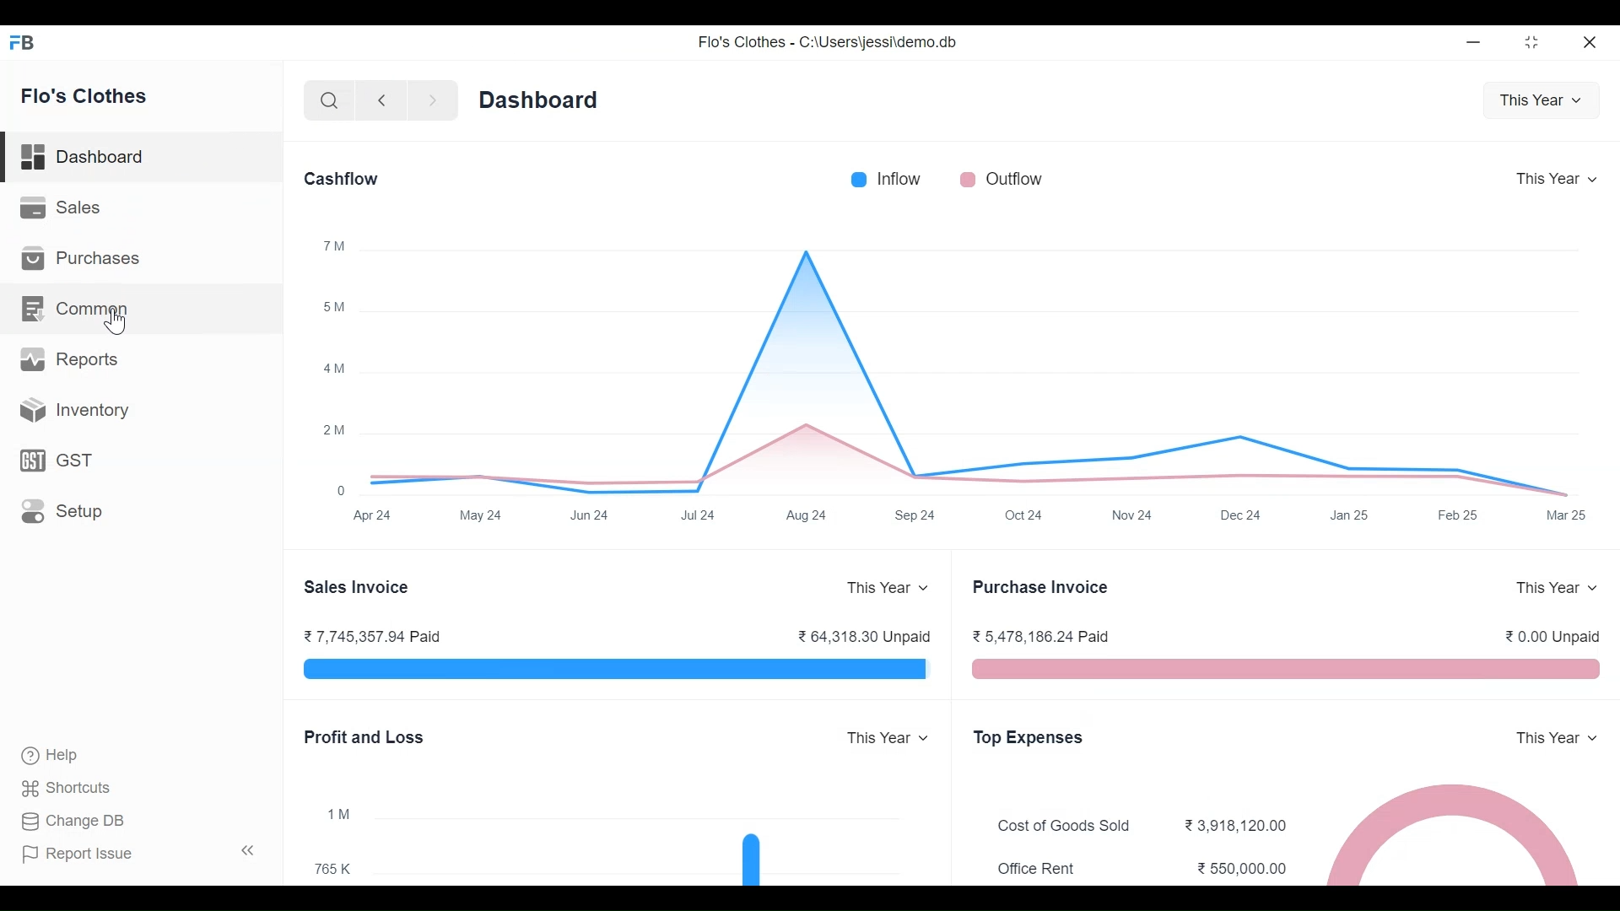 Image resolution: width=1620 pixels, height=911 pixels. What do you see at coordinates (1016, 180) in the screenshot?
I see `Outflow` at bounding box center [1016, 180].